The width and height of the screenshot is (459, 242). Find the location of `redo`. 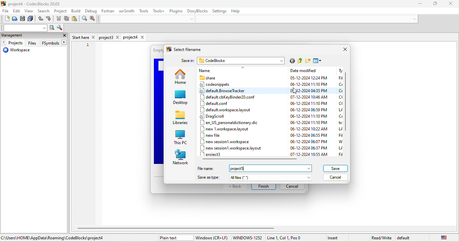

redo is located at coordinates (49, 19).